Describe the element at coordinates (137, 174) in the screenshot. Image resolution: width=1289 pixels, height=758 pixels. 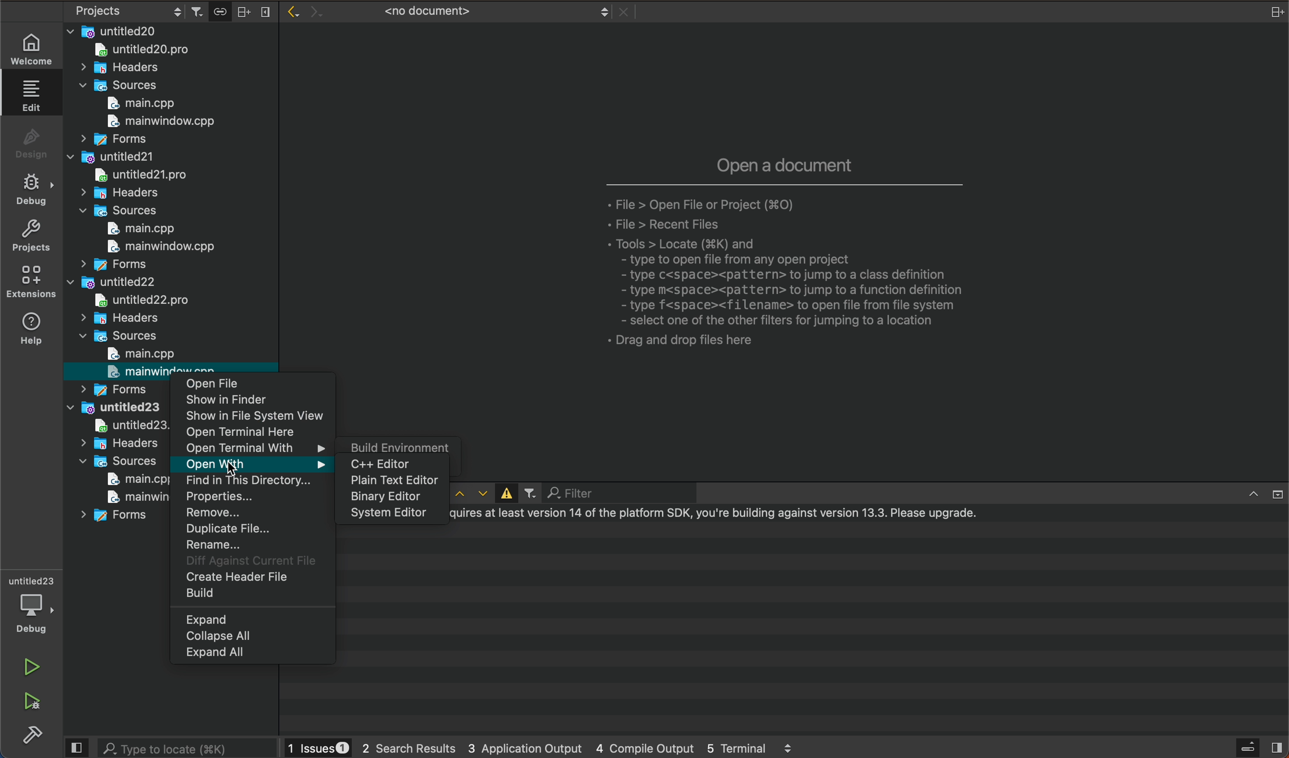
I see `untitled20pro` at that location.